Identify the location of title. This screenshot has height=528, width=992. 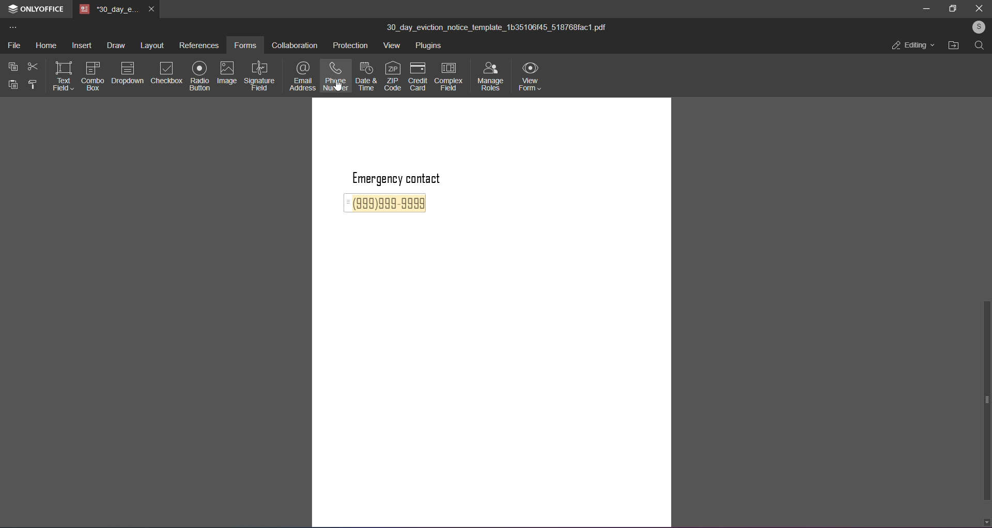
(497, 28).